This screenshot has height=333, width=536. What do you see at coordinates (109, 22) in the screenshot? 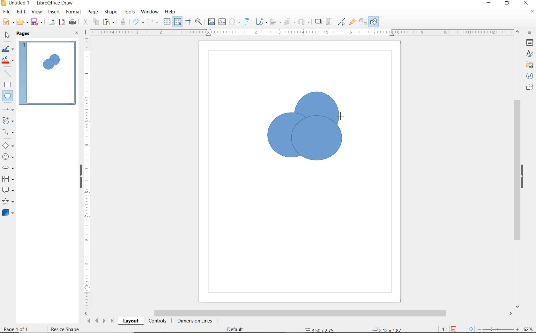
I see `PASTE` at bounding box center [109, 22].